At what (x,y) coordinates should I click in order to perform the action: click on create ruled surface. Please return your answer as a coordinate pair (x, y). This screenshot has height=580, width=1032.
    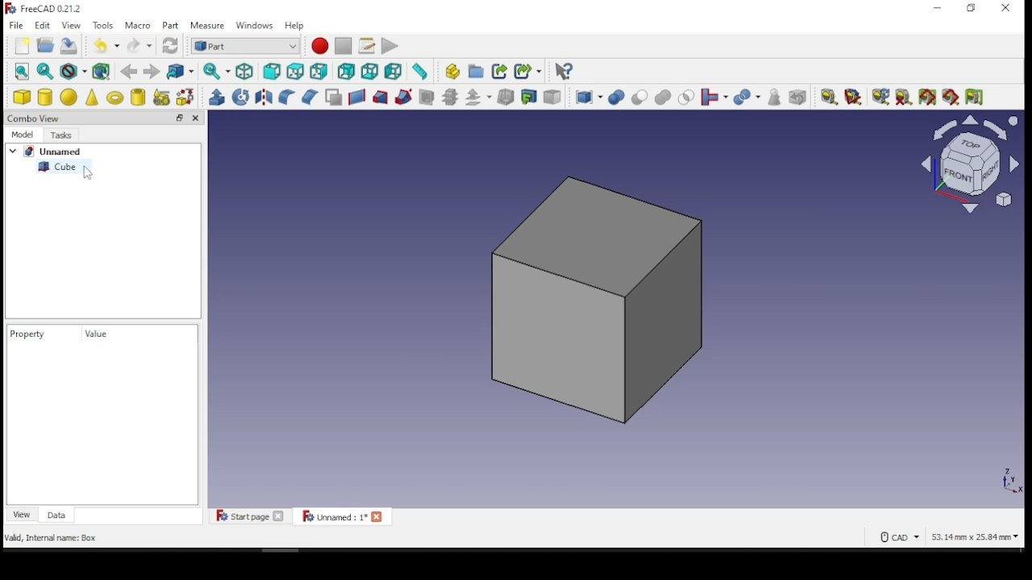
    Looking at the image, I should click on (357, 97).